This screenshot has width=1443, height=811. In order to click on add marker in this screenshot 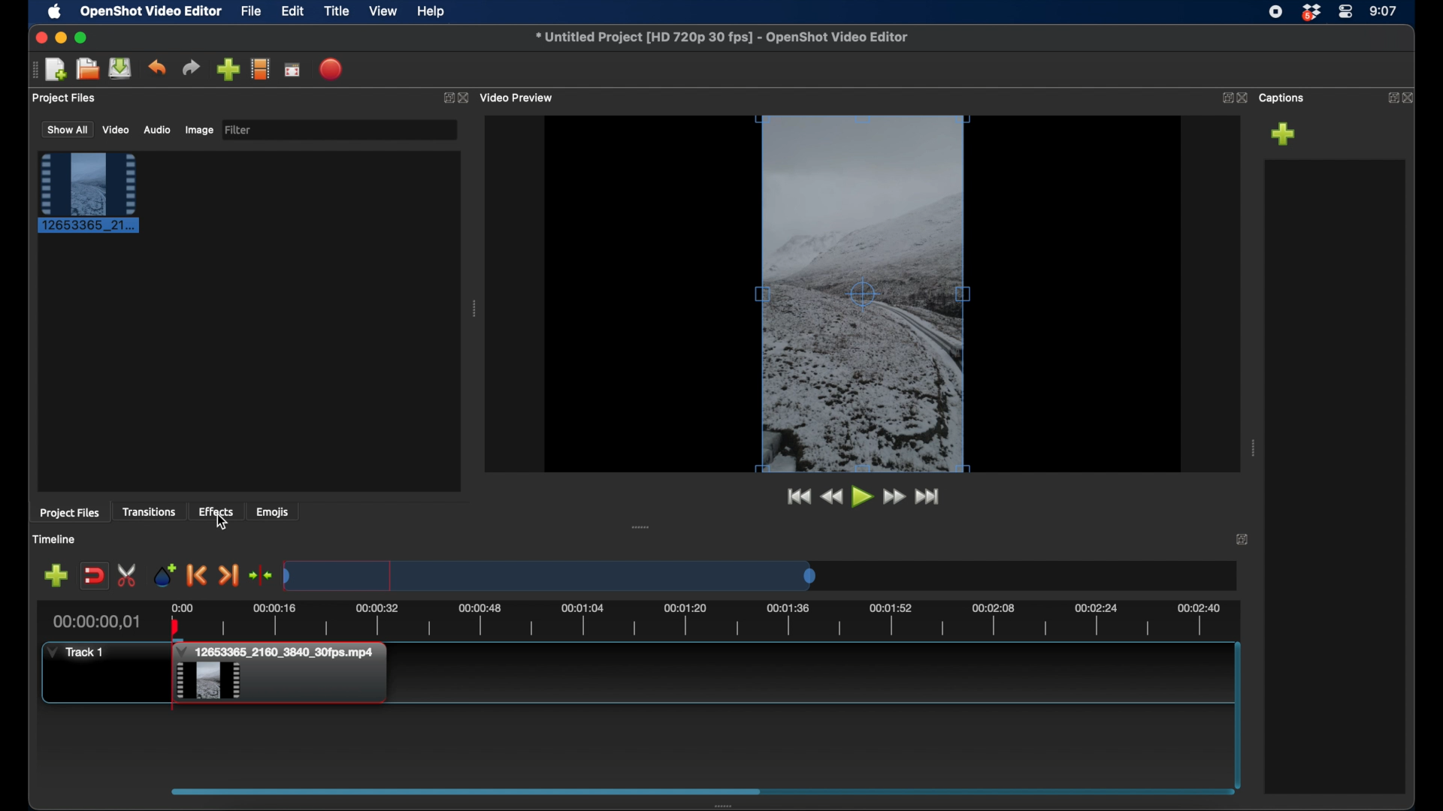, I will do `click(56, 576)`.